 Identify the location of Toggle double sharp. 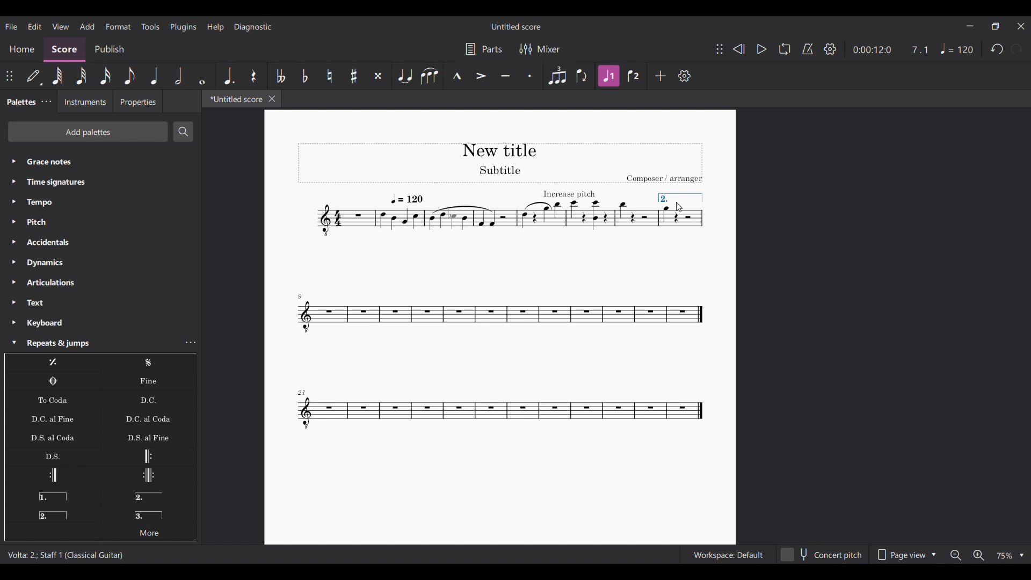
(379, 76).